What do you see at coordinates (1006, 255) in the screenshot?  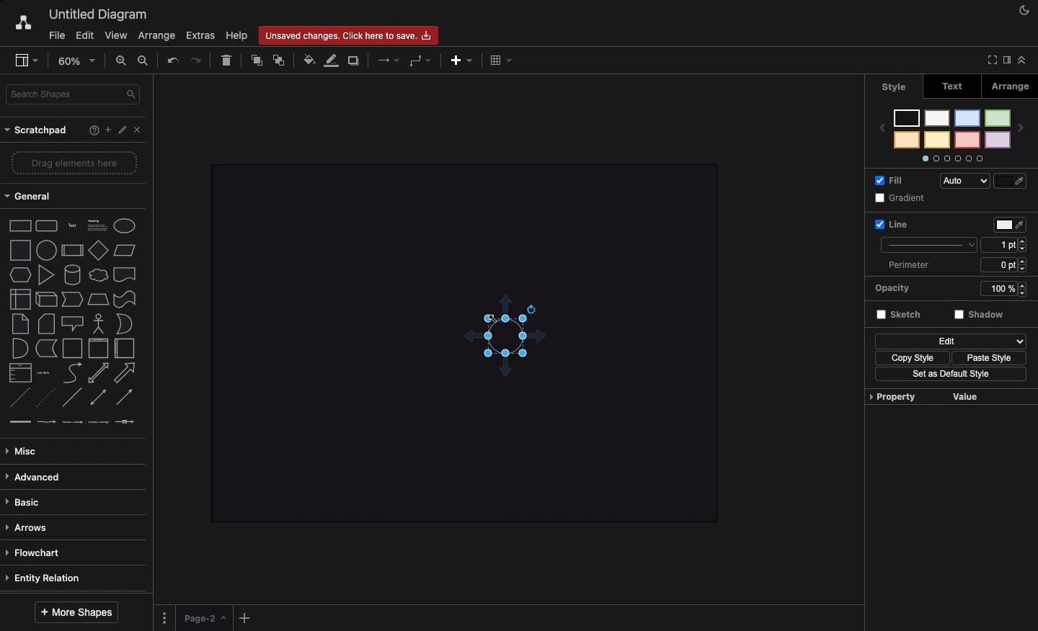 I see `Size` at bounding box center [1006, 255].